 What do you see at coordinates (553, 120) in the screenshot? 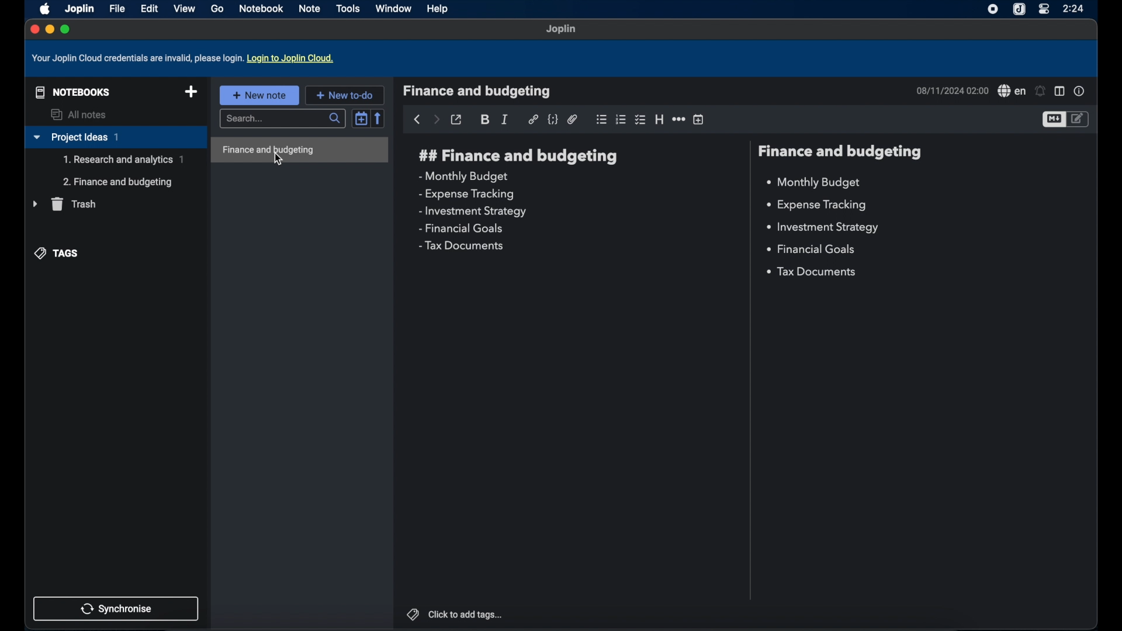
I see `code` at bounding box center [553, 120].